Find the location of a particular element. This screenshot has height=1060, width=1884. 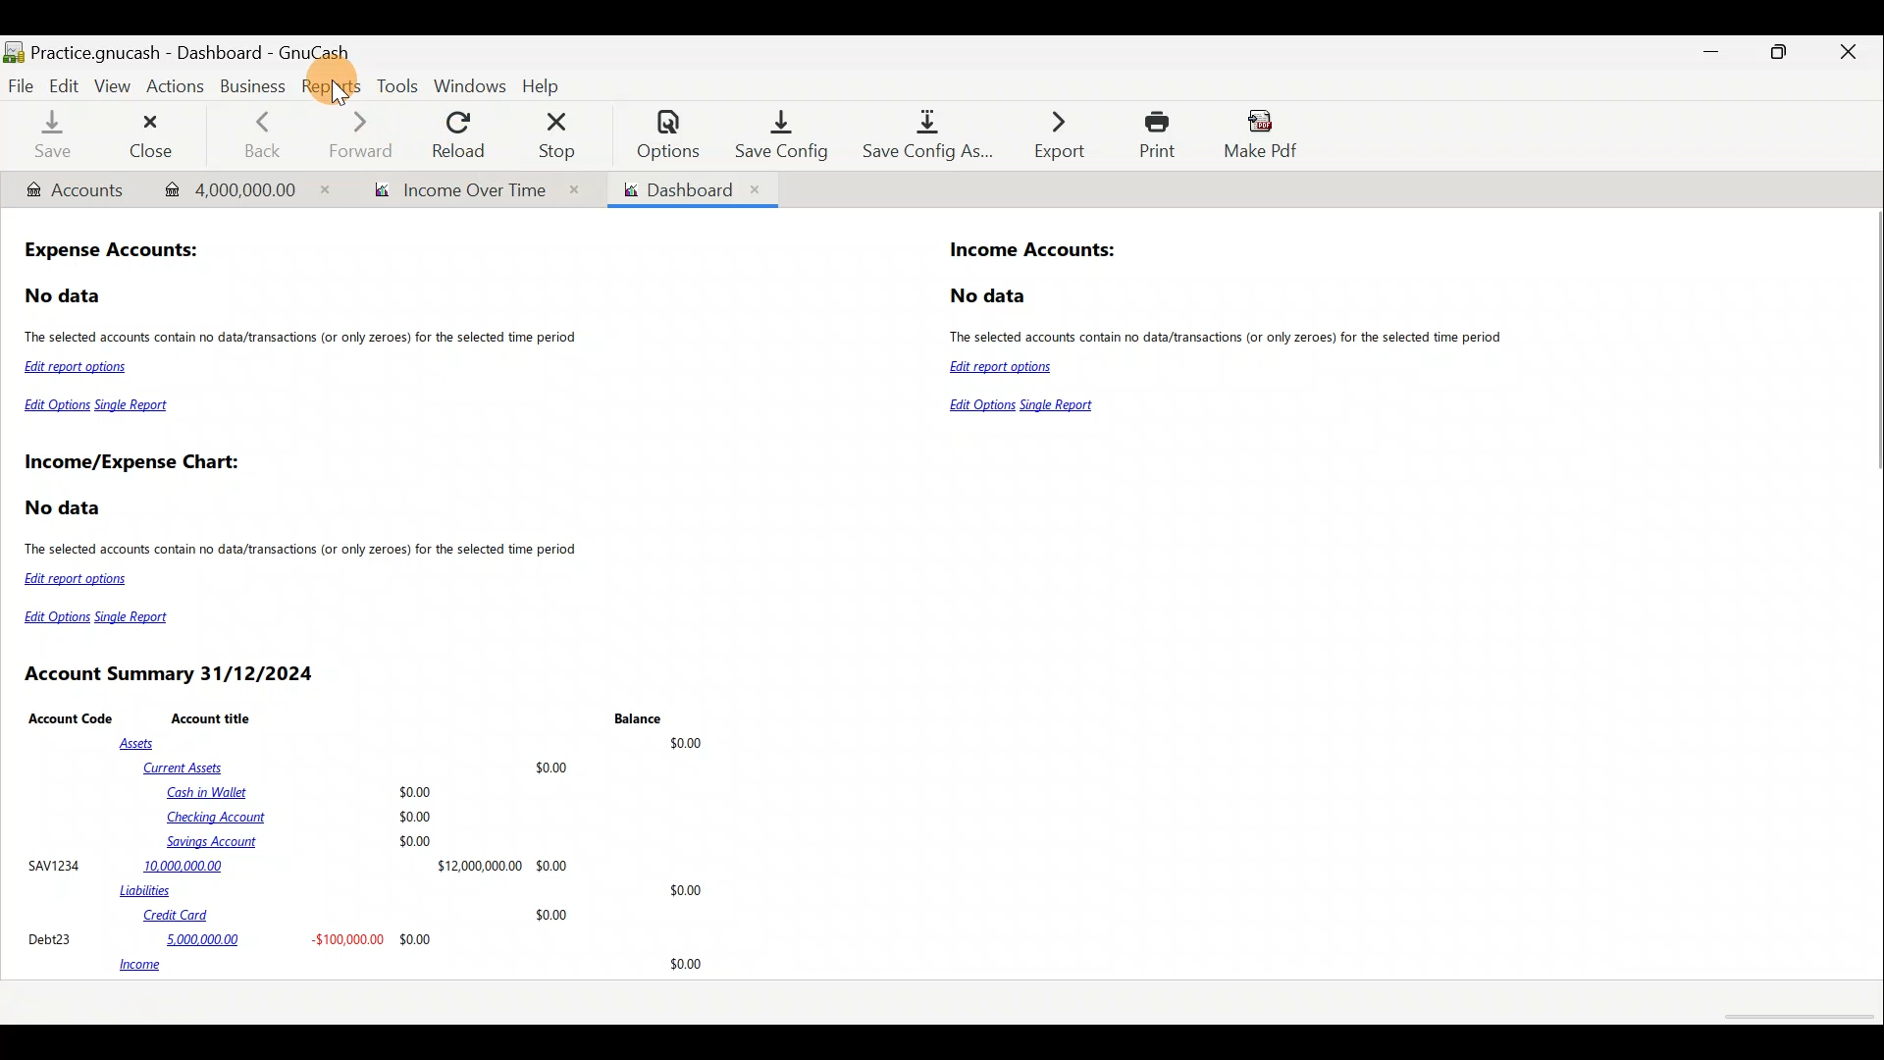

Edit is located at coordinates (64, 84).